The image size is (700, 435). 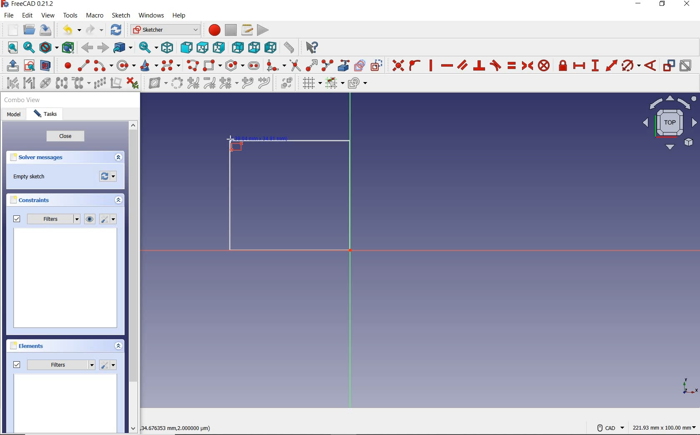 What do you see at coordinates (234, 65) in the screenshot?
I see `create regular polygon` at bounding box center [234, 65].